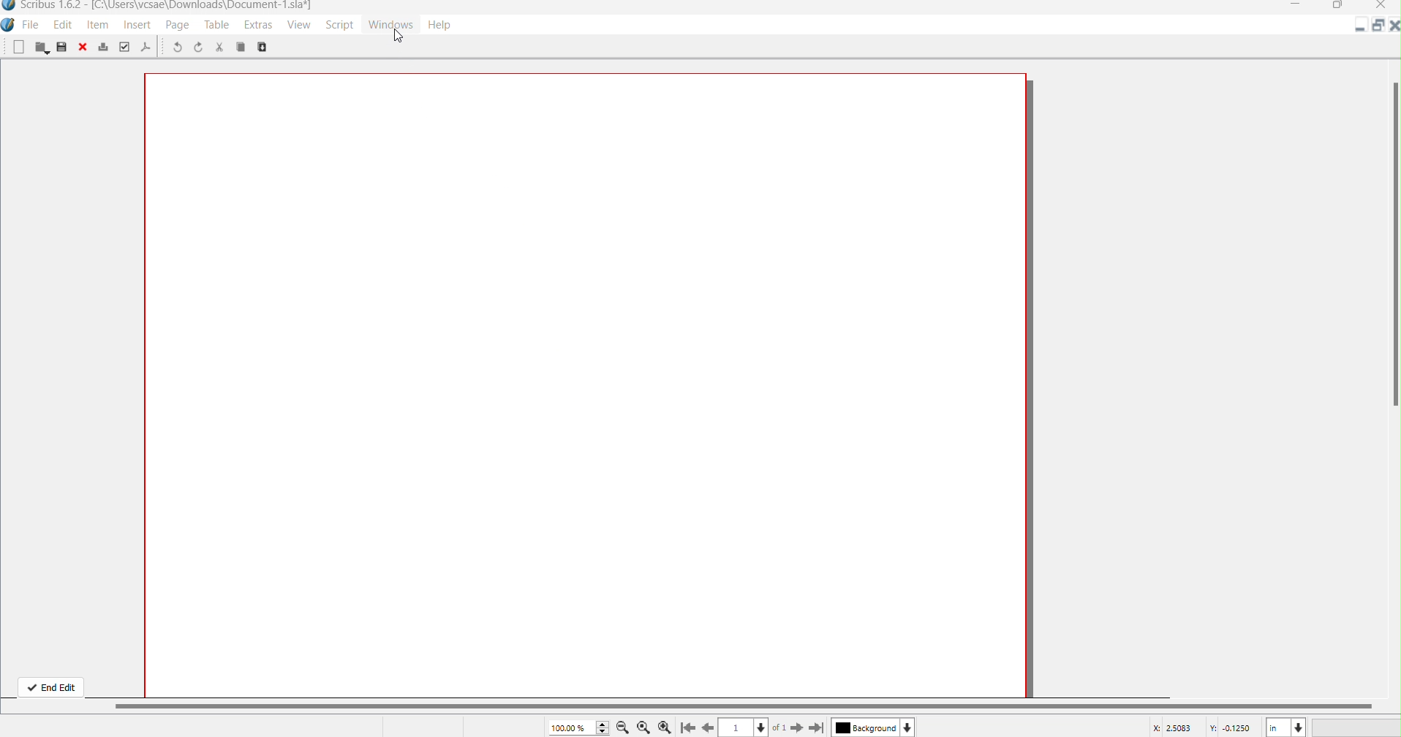 This screenshot has width=1401, height=737. I want to click on Edit, so click(62, 26).